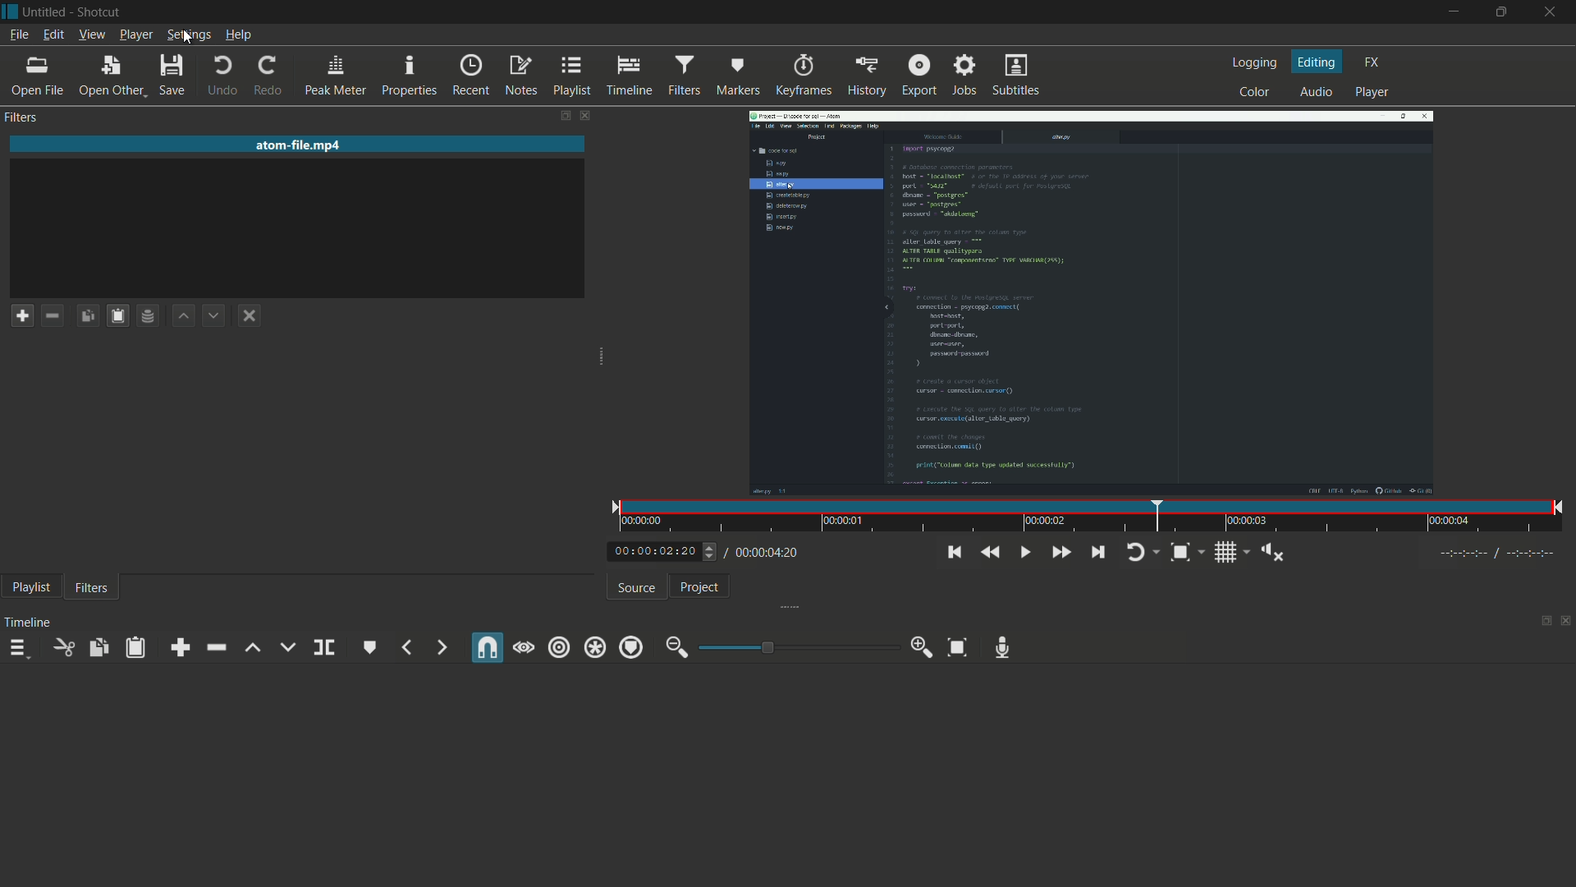 The height and width of the screenshot is (887, 1576). Describe the element at coordinates (470, 76) in the screenshot. I see `recent` at that location.